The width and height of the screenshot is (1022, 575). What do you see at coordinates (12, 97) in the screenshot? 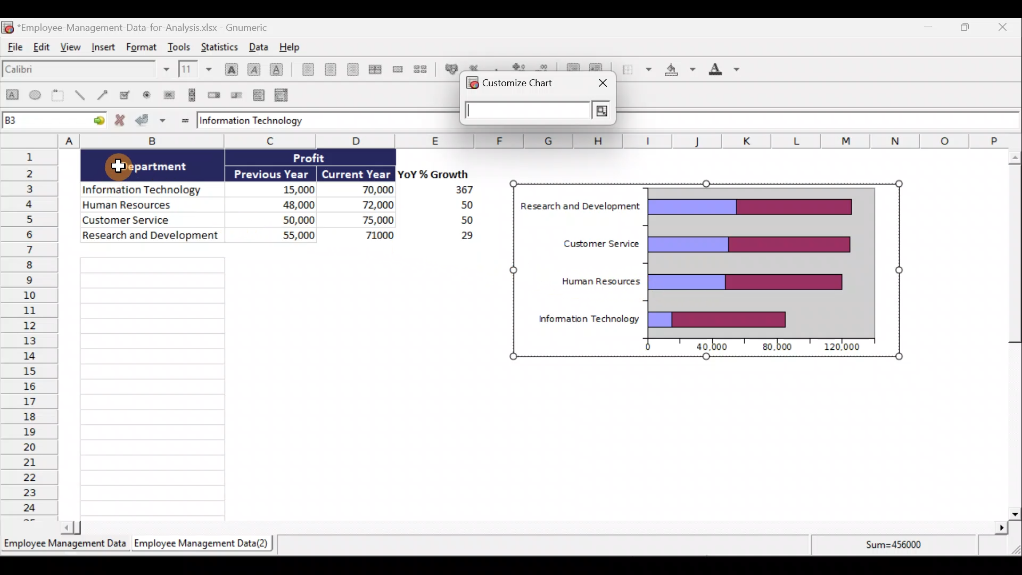
I see `Create a rectangle object` at bounding box center [12, 97].